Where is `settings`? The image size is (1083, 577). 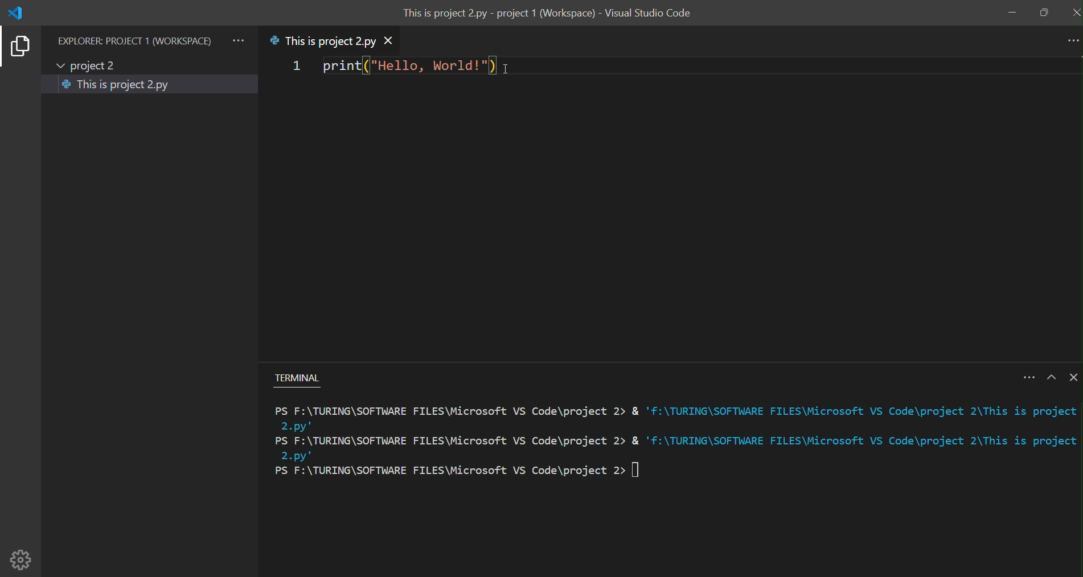
settings is located at coordinates (29, 554).